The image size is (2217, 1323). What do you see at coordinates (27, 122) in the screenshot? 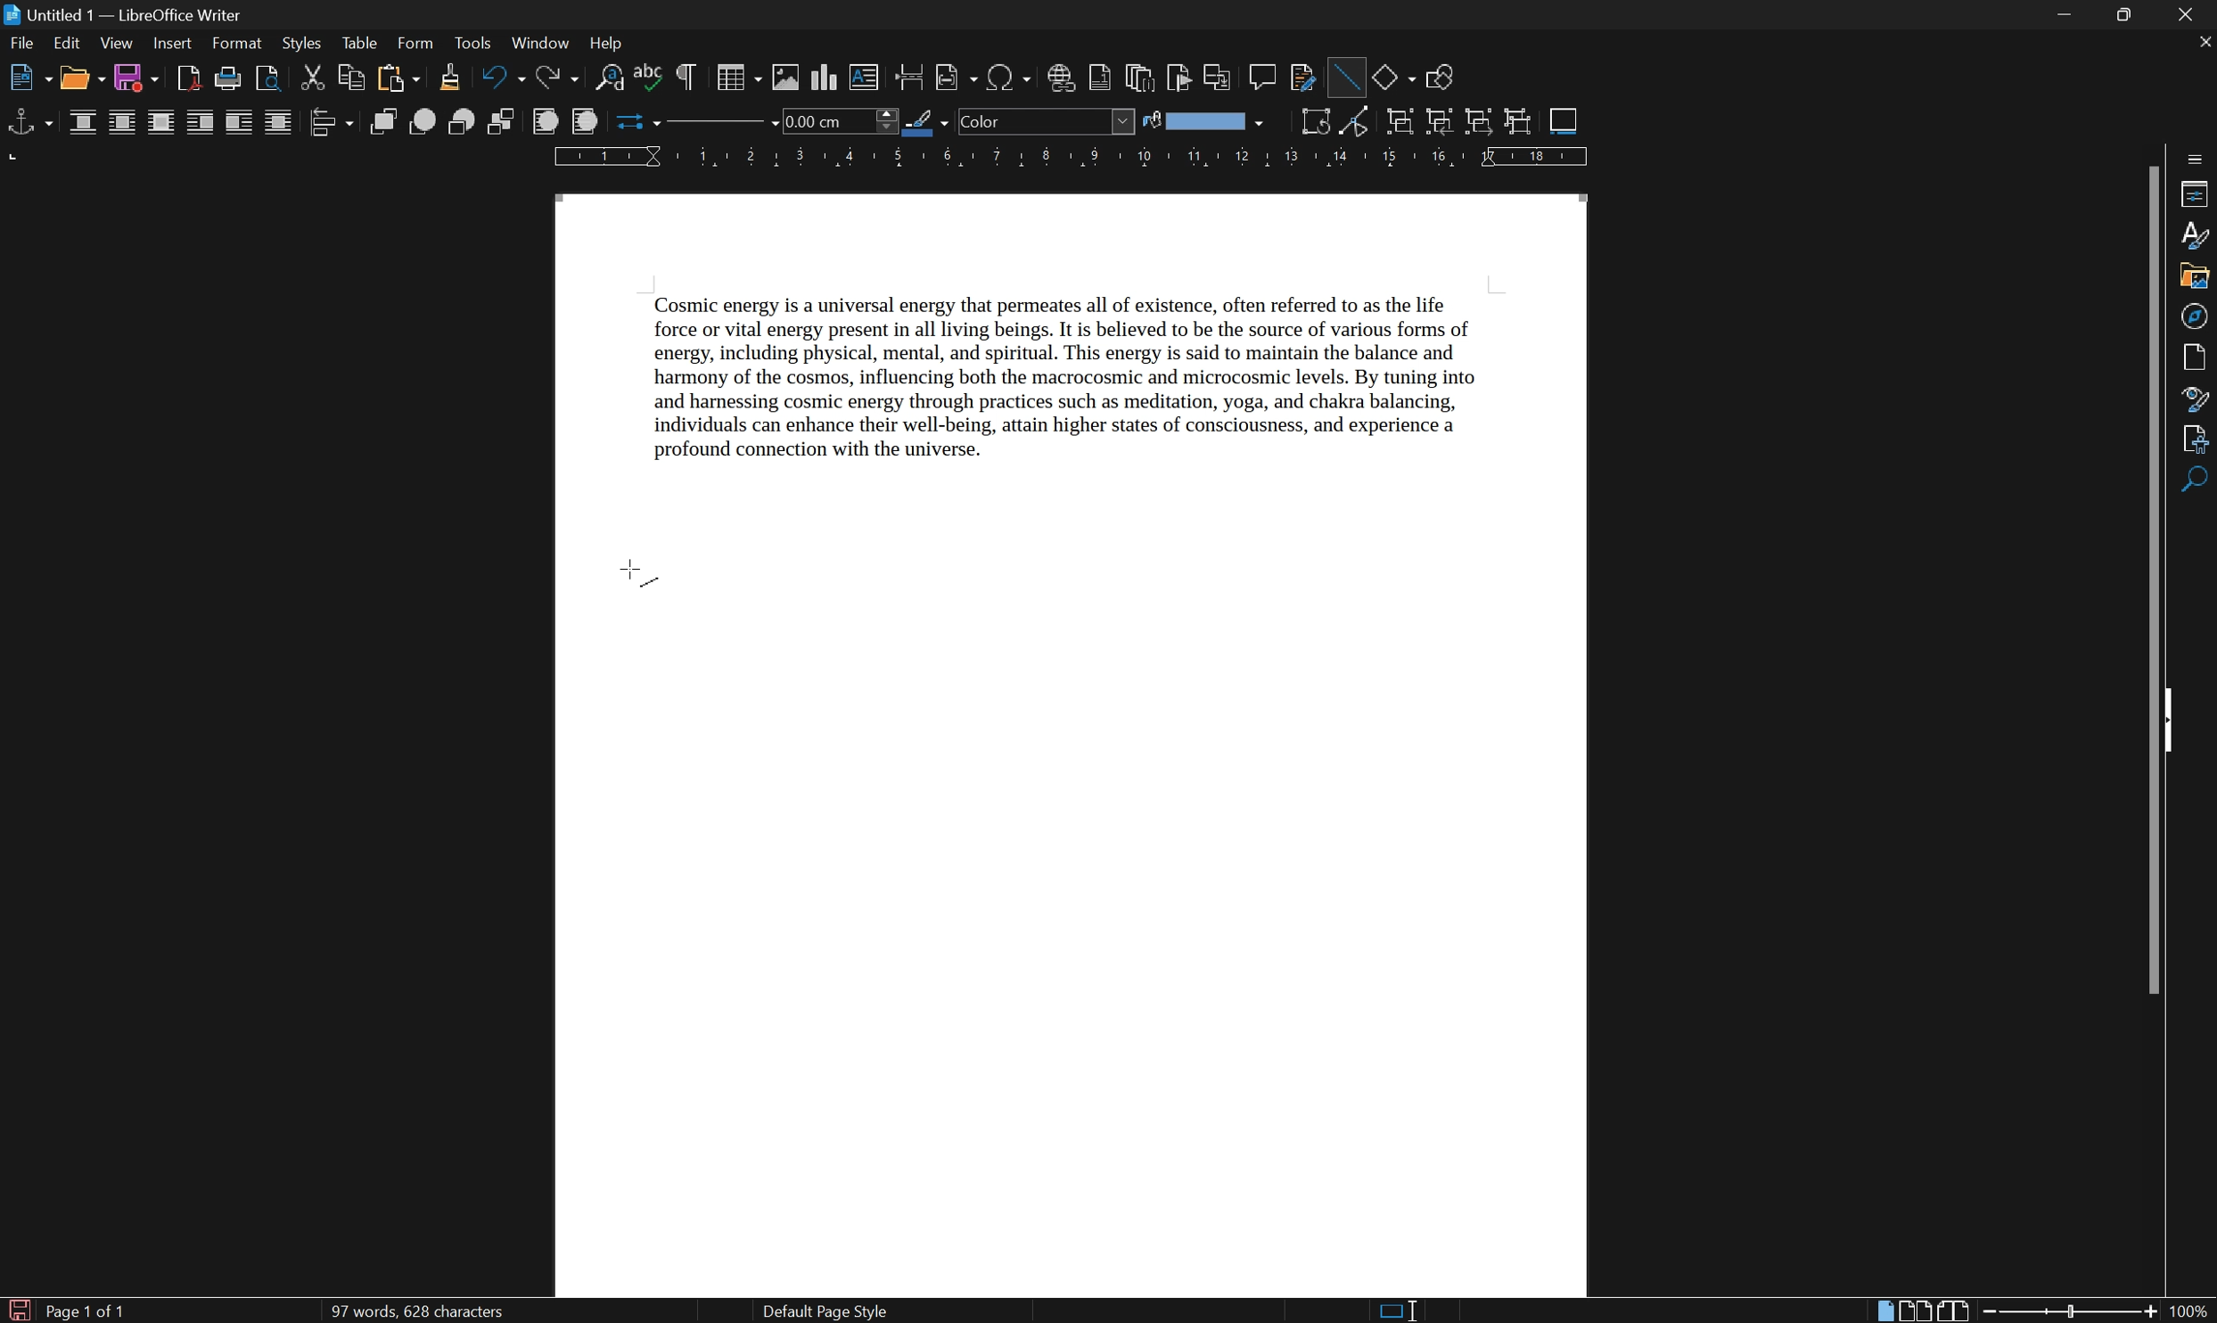
I see `select anchor for object` at bounding box center [27, 122].